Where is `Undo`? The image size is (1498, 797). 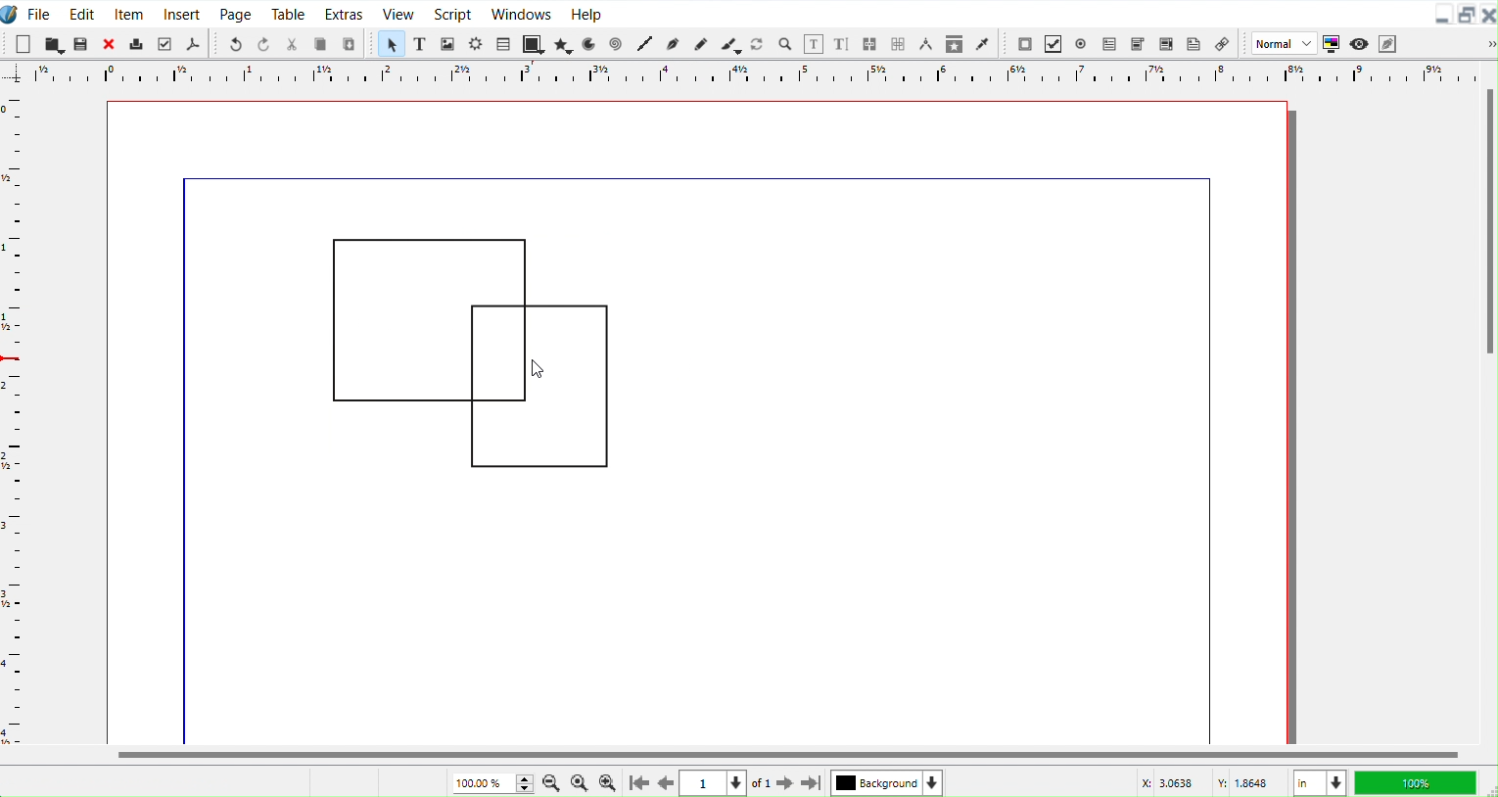 Undo is located at coordinates (235, 43).